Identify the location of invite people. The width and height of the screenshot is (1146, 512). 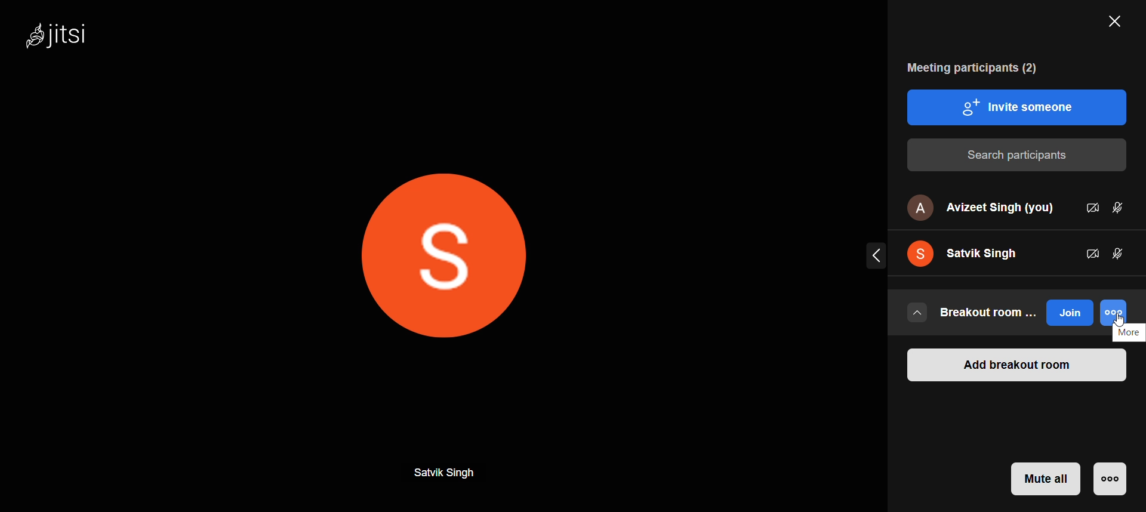
(1016, 107).